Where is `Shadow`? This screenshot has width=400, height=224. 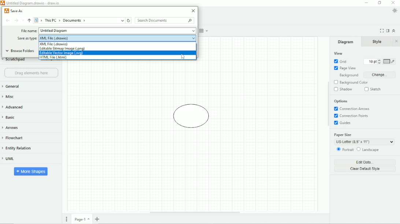 Shadow is located at coordinates (344, 89).